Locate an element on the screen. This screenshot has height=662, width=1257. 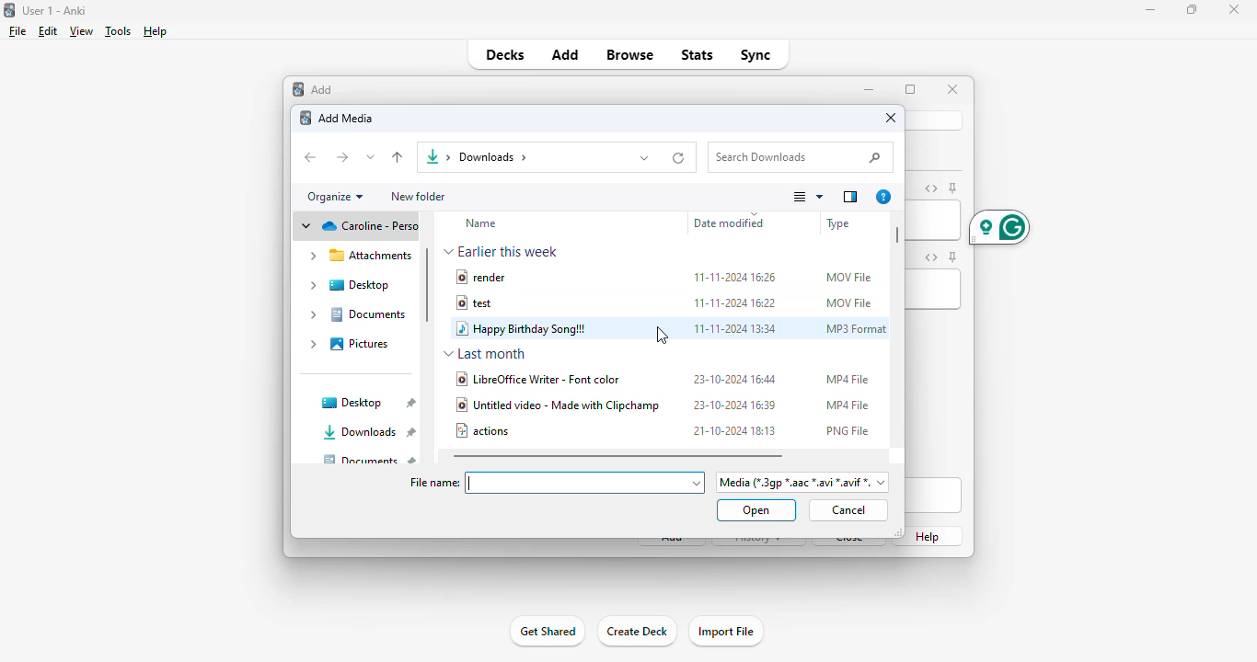
minimize is located at coordinates (869, 90).